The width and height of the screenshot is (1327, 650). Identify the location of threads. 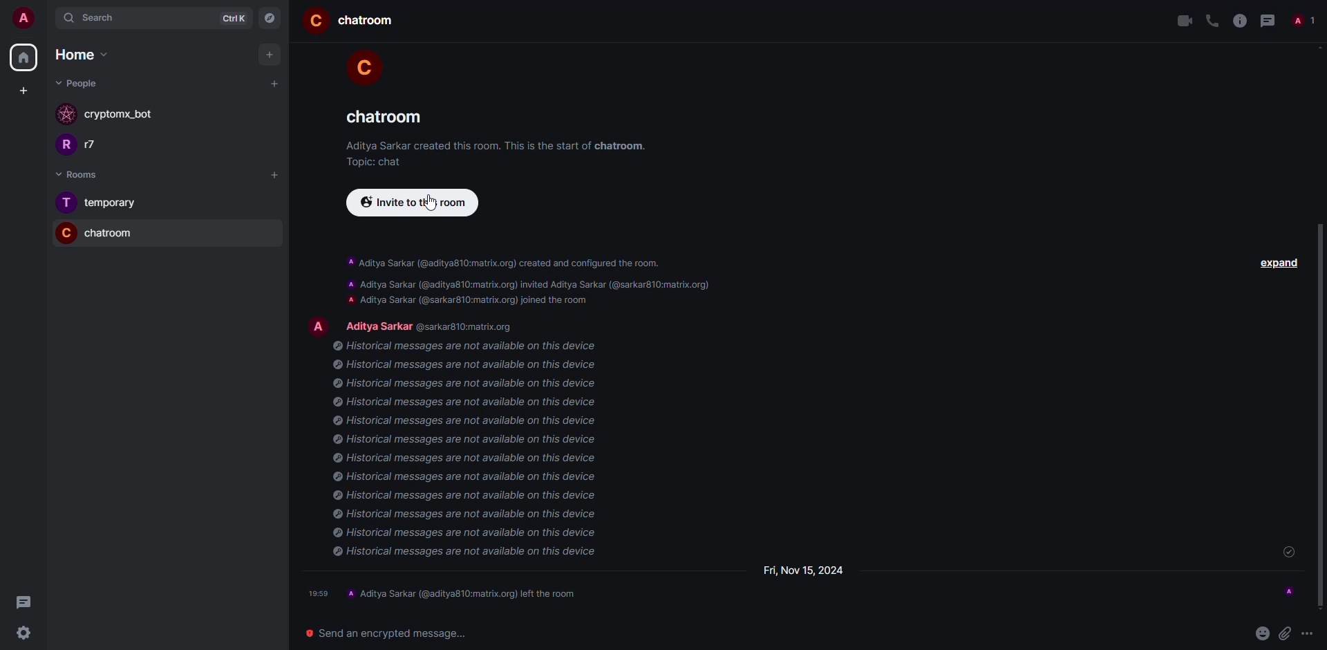
(21, 602).